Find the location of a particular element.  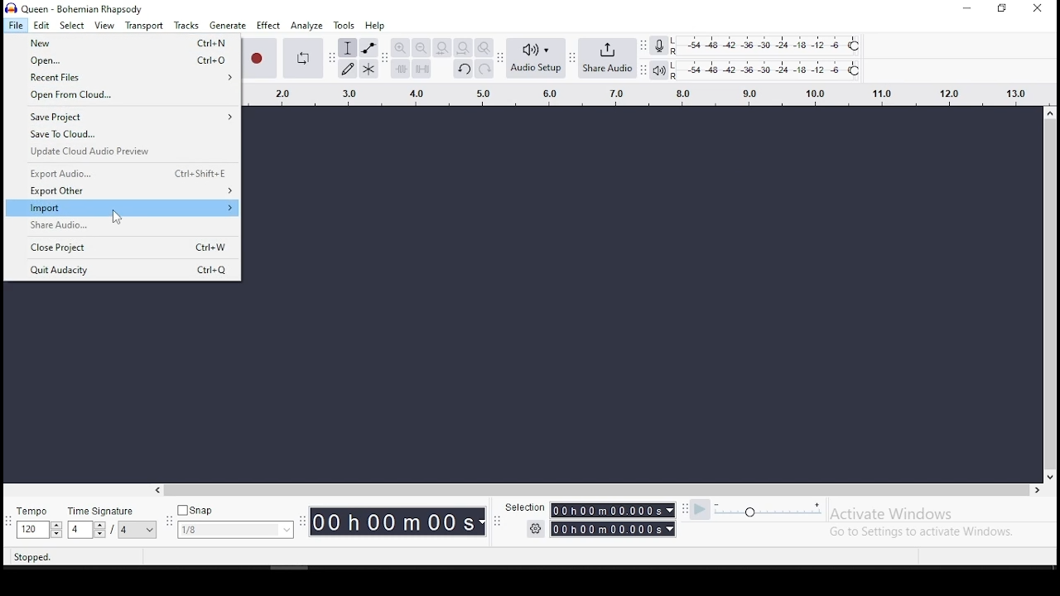

timeline is located at coordinates (637, 93).